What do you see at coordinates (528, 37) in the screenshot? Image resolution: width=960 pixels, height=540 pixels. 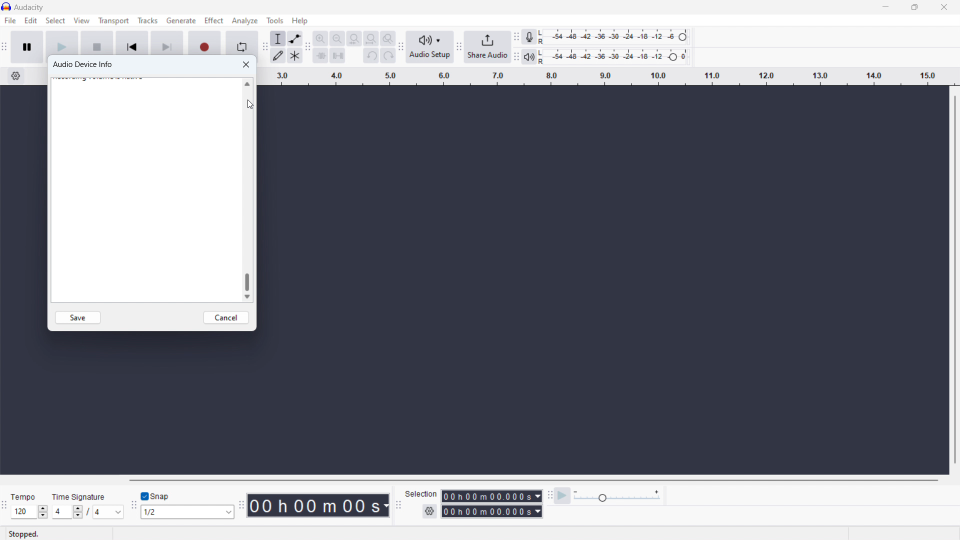 I see `recording meter` at bounding box center [528, 37].